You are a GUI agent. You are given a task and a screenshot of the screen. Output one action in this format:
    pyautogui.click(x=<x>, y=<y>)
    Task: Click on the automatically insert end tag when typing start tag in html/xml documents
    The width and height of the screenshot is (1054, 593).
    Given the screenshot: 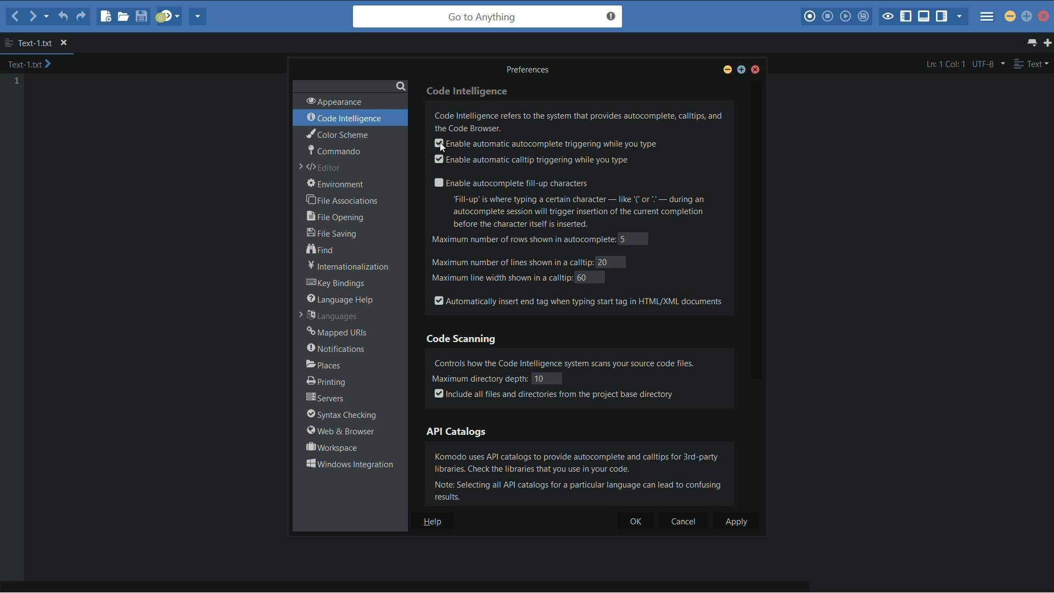 What is the action you would take?
    pyautogui.click(x=579, y=300)
    